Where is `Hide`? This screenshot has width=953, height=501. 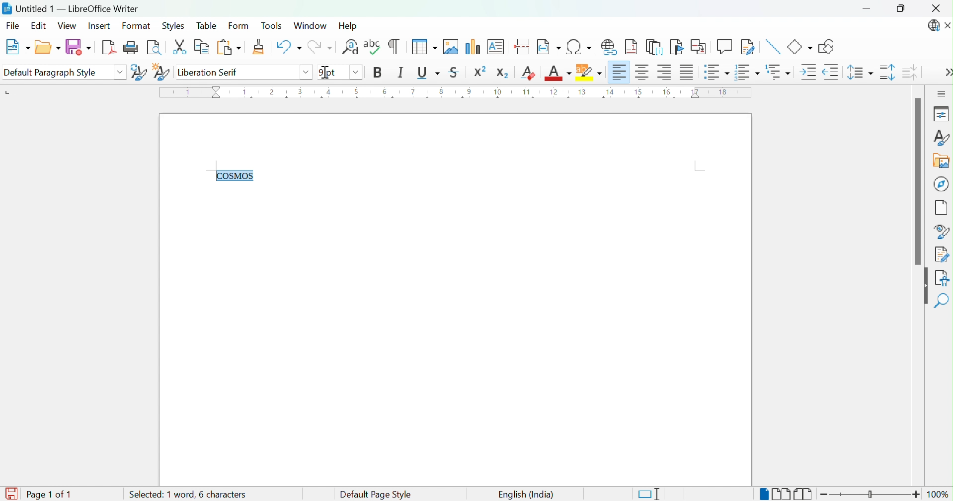 Hide is located at coordinates (923, 287).